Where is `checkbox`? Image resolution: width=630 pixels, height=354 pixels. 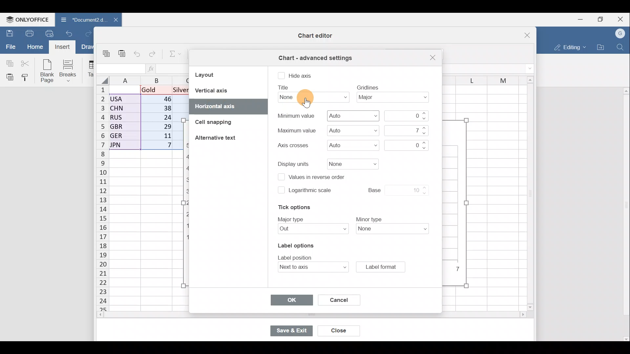
checkbox is located at coordinates (281, 76).